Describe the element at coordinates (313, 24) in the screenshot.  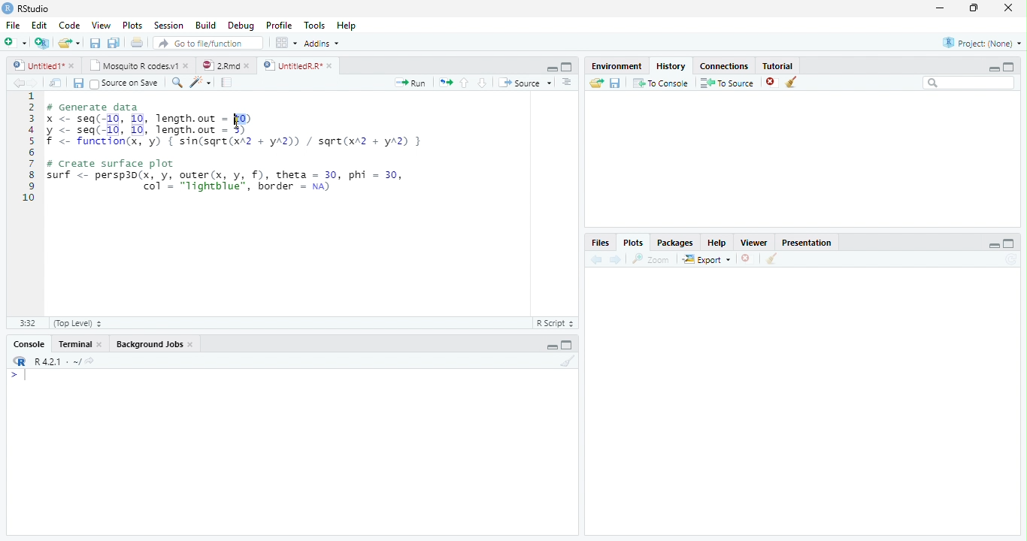
I see `Tools` at that location.